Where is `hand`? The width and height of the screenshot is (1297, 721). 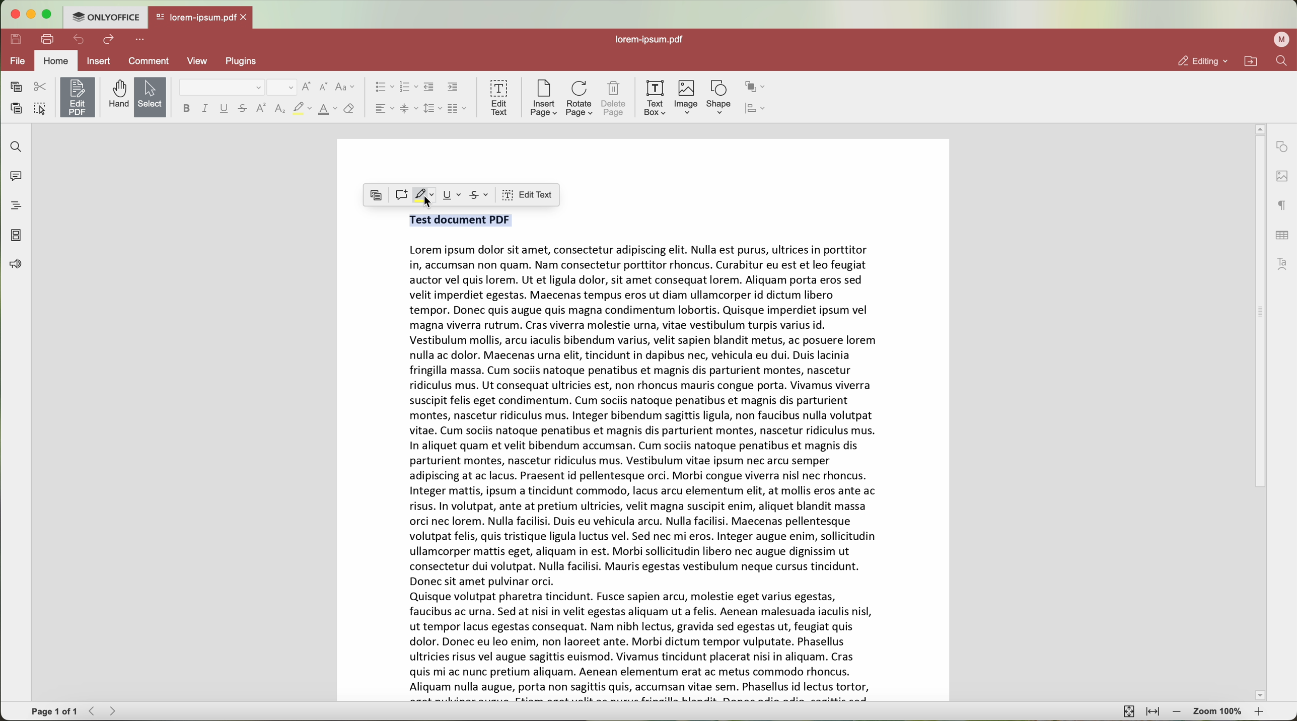
hand is located at coordinates (115, 95).